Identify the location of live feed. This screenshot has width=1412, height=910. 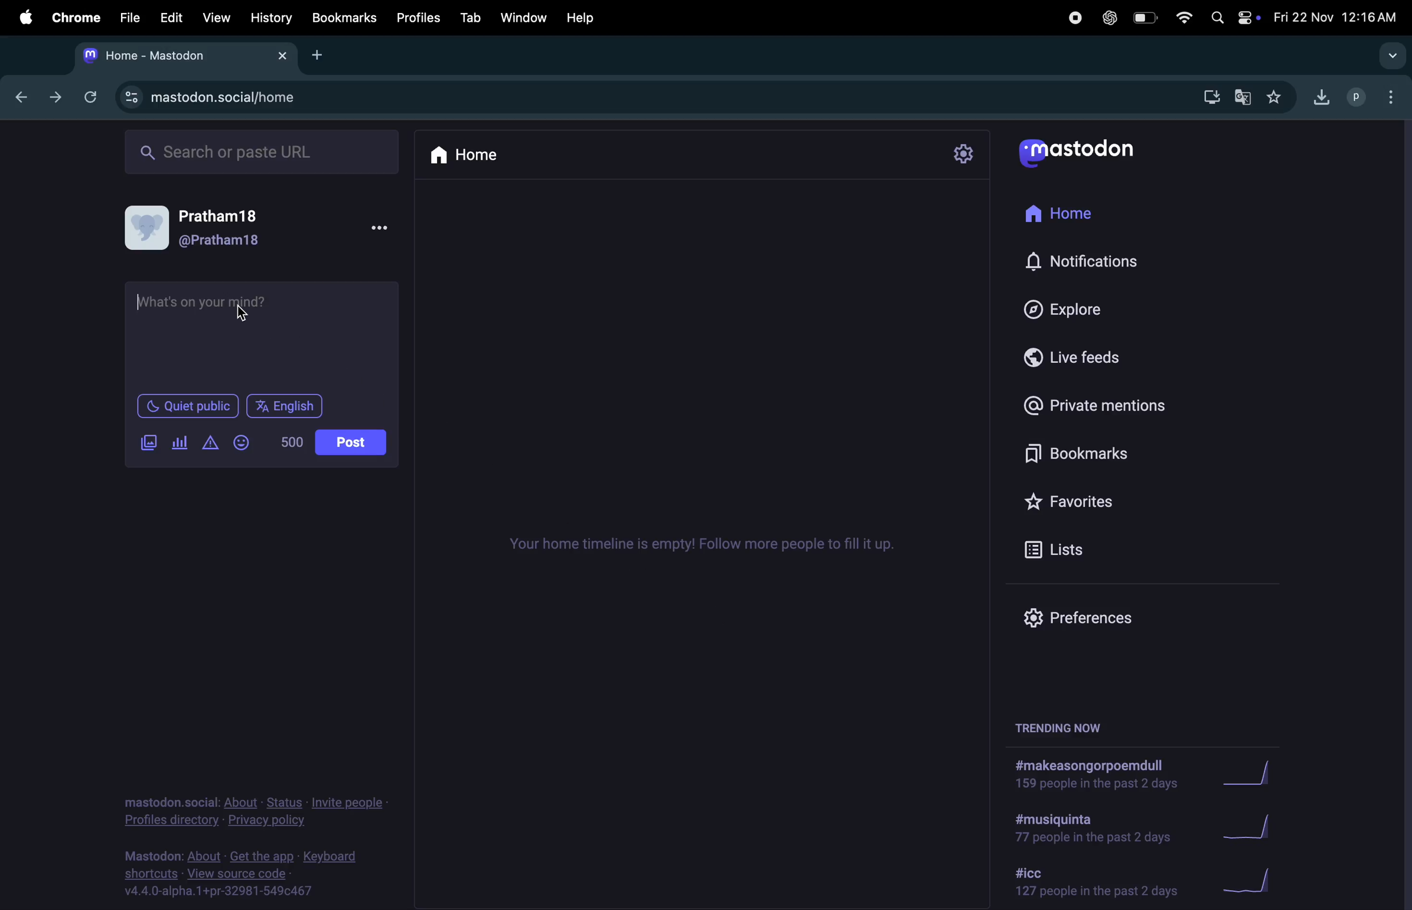
(1067, 357).